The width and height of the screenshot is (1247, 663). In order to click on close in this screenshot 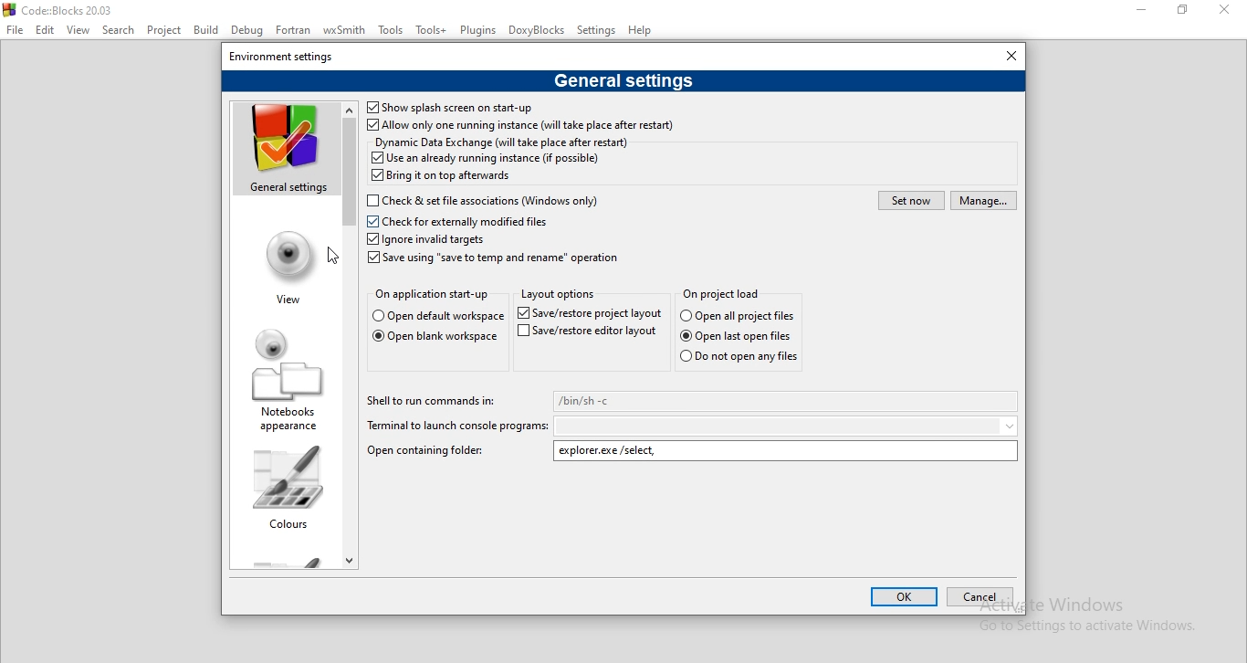, I will do `click(1229, 13)`.